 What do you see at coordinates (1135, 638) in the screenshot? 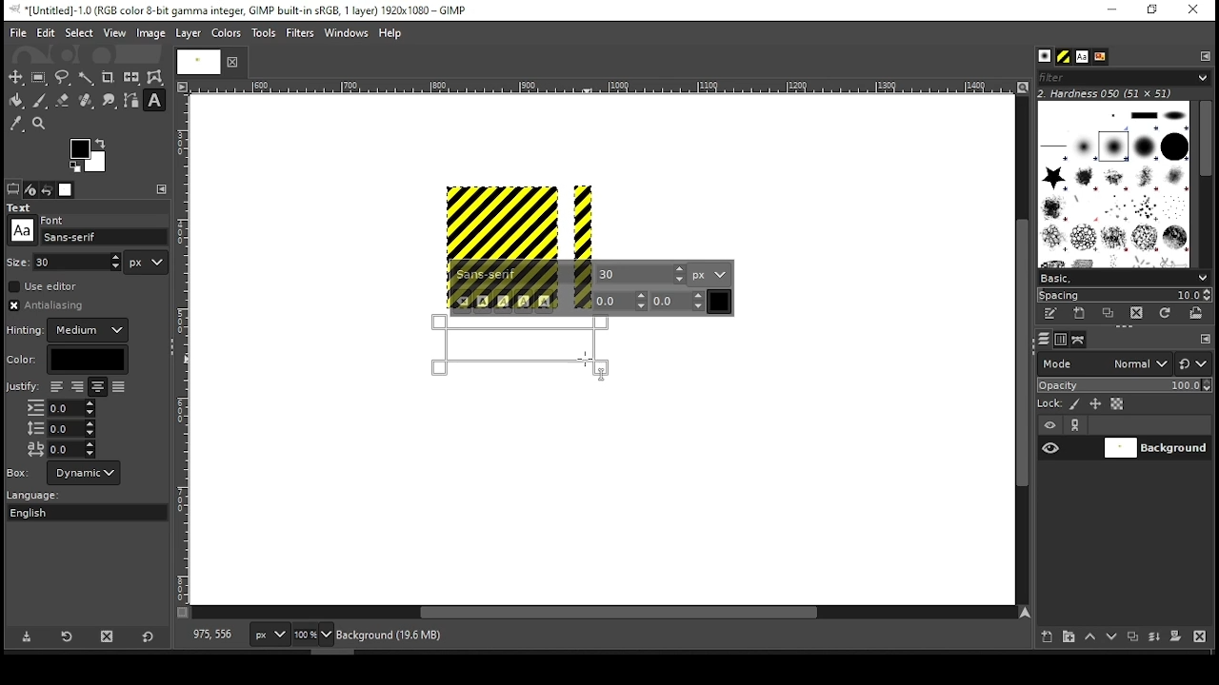
I see `duplicate layer` at bounding box center [1135, 638].